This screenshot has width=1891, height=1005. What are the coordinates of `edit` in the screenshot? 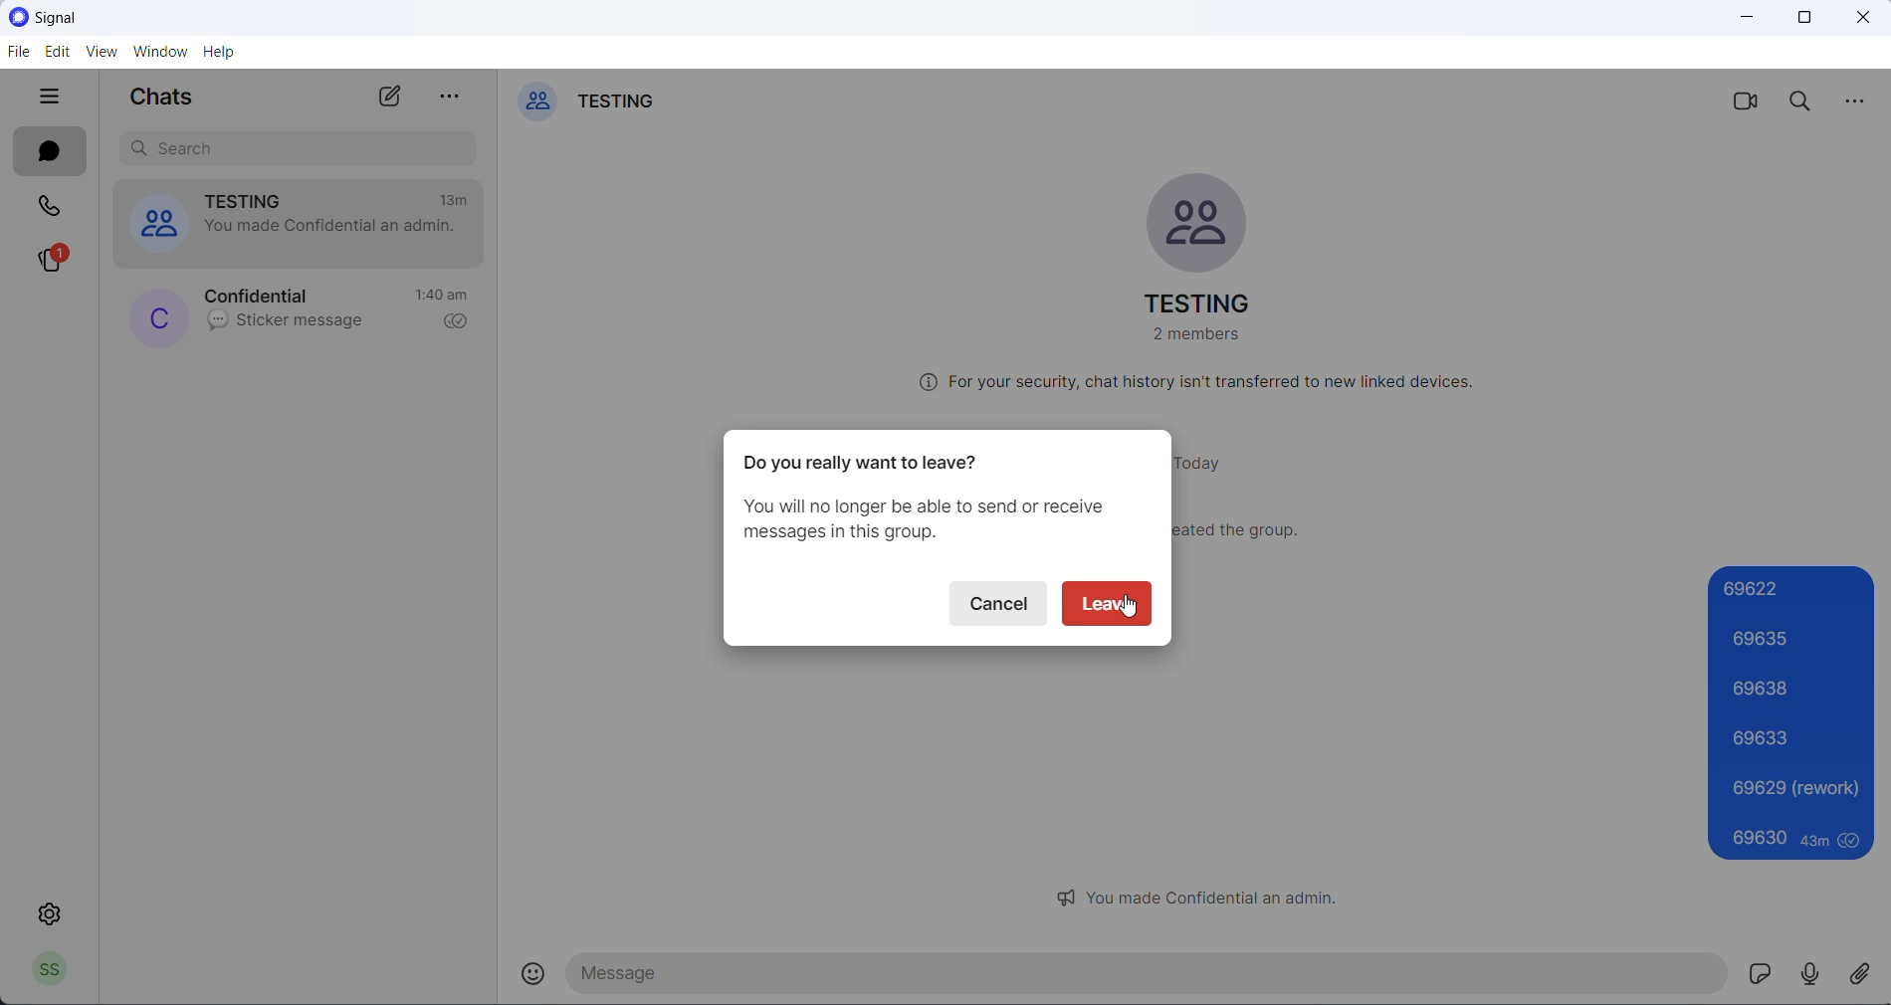 It's located at (55, 56).